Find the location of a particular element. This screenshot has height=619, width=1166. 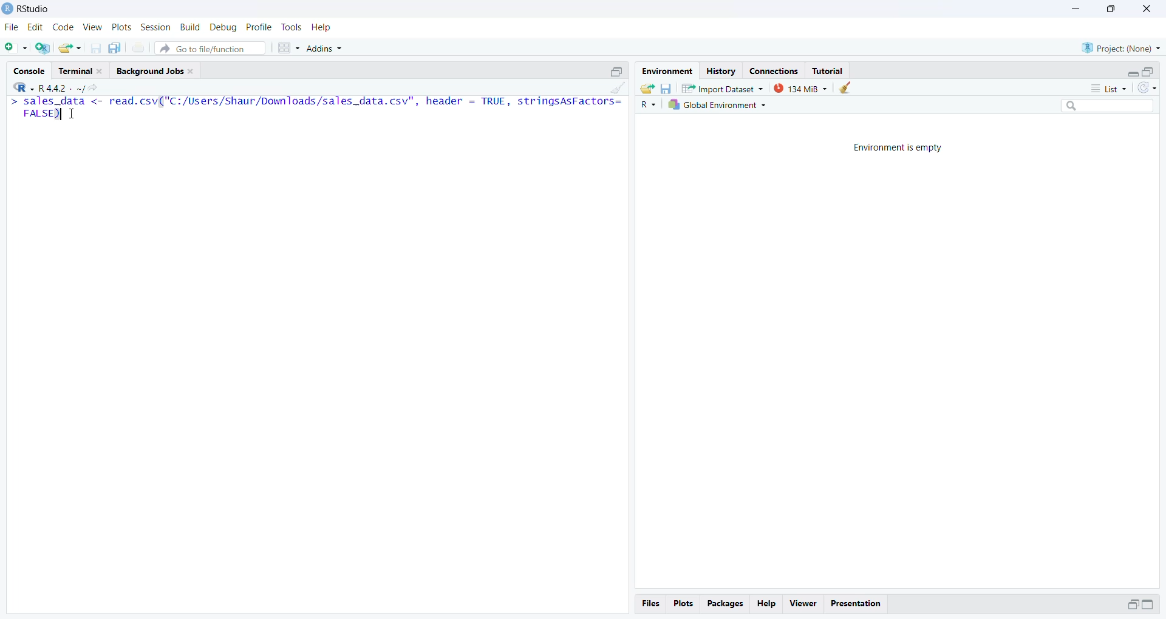

Code is located at coordinates (64, 29).